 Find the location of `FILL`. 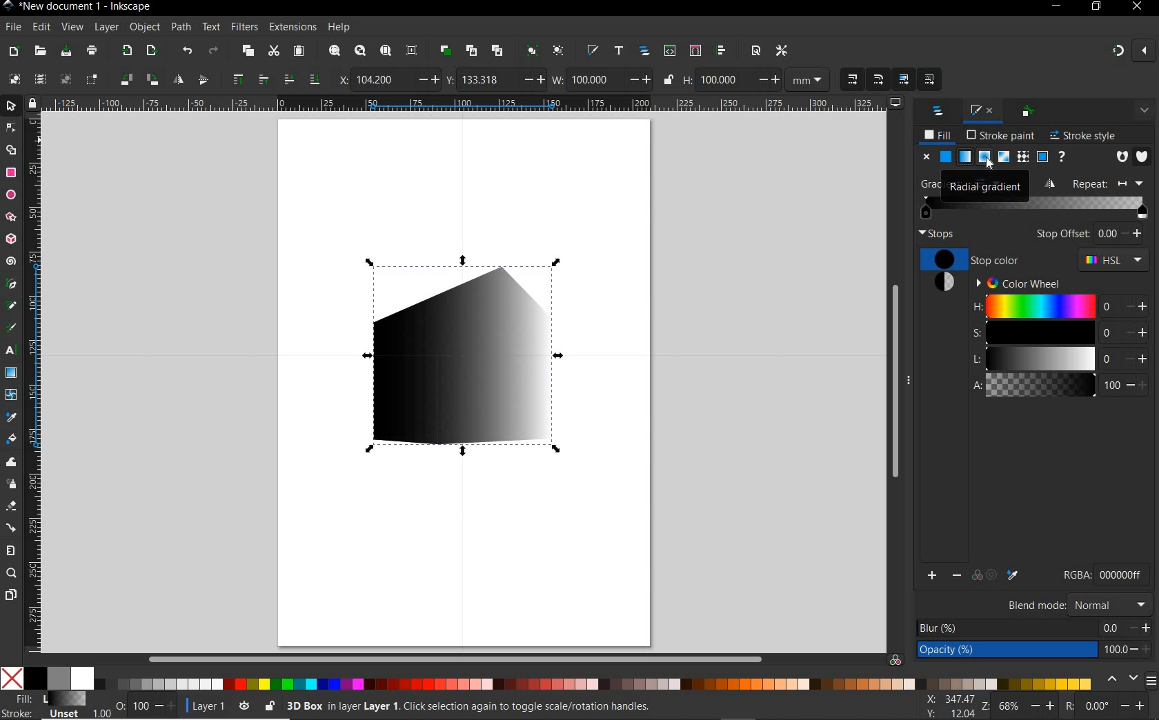

FILL is located at coordinates (938, 135).